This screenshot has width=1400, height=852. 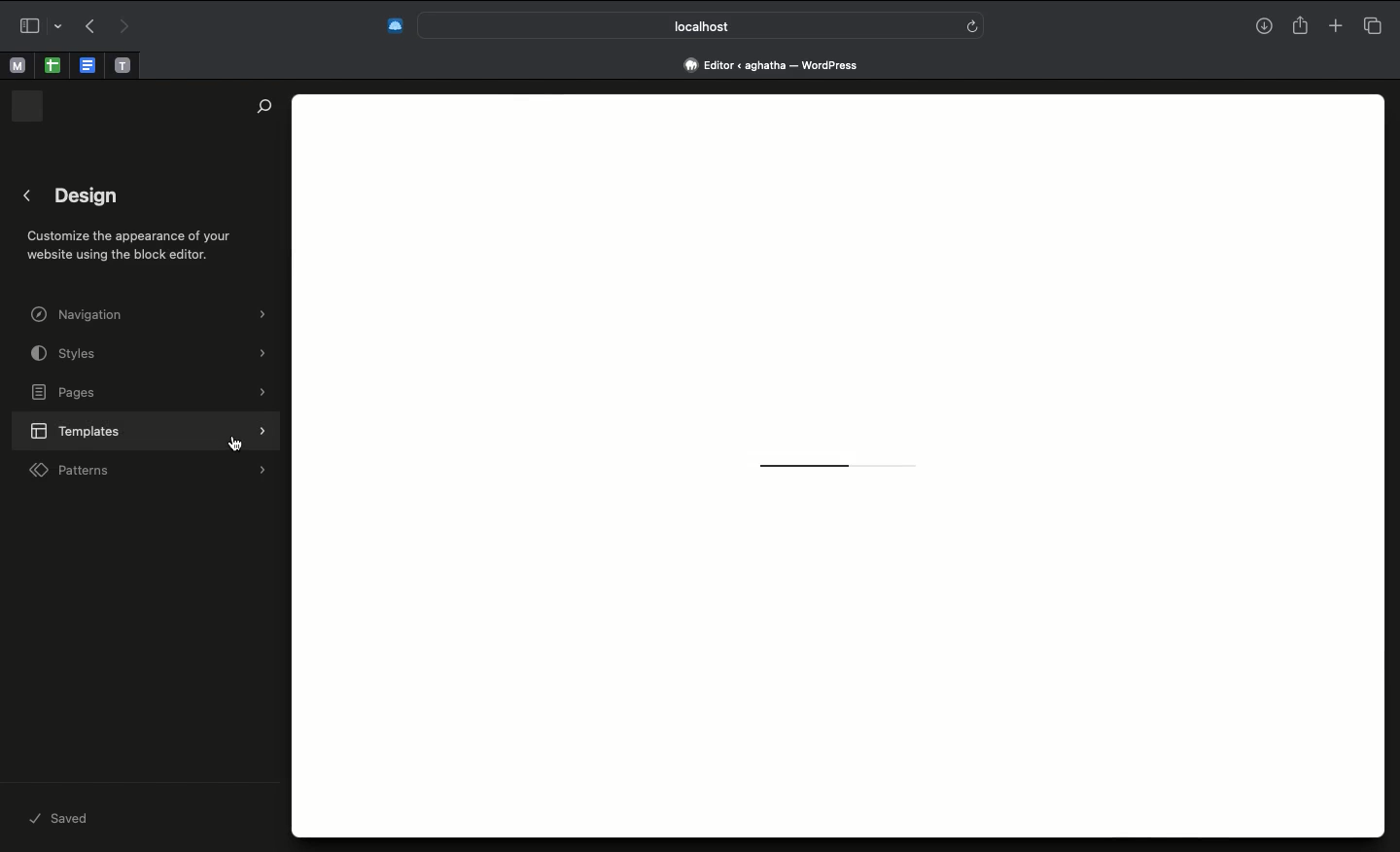 What do you see at coordinates (37, 25) in the screenshot?
I see `Sidebar` at bounding box center [37, 25].